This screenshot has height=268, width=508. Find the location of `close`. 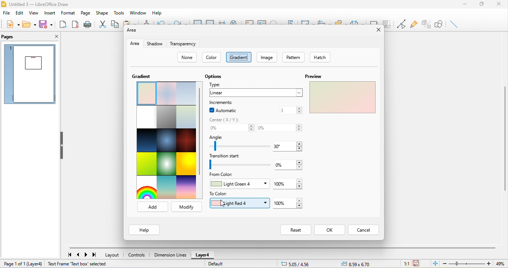

close is located at coordinates (54, 37).